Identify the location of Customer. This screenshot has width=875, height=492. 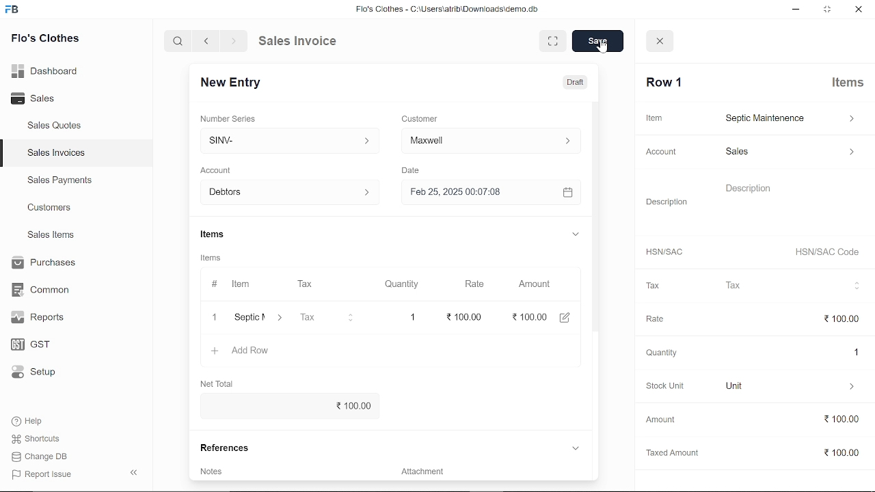
(420, 118).